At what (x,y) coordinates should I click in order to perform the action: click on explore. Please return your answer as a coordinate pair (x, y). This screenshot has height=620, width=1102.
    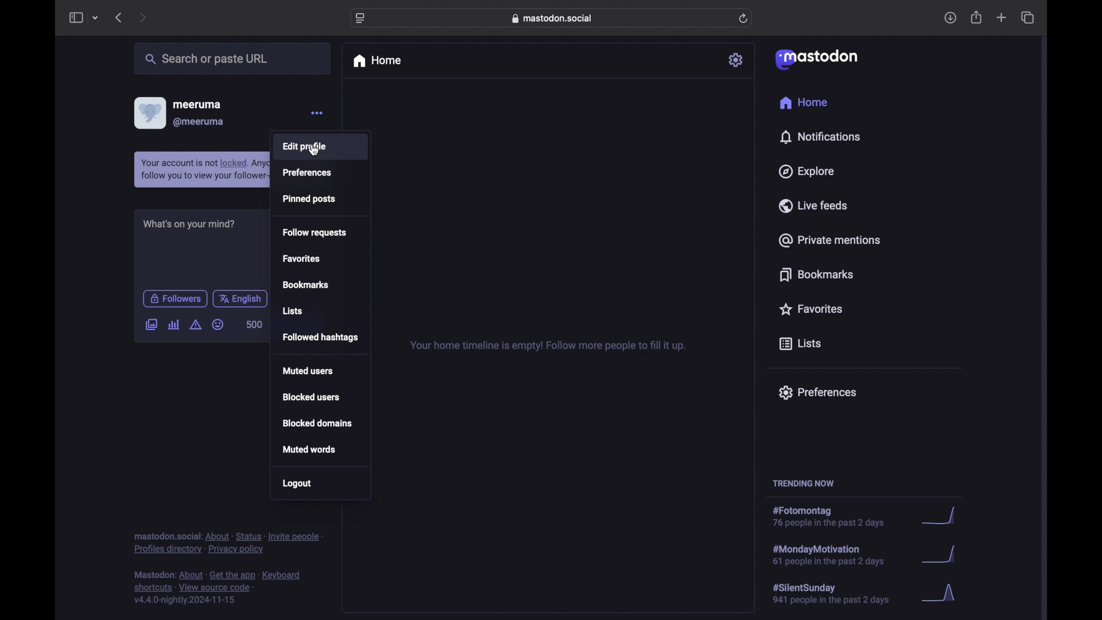
    Looking at the image, I should click on (808, 171).